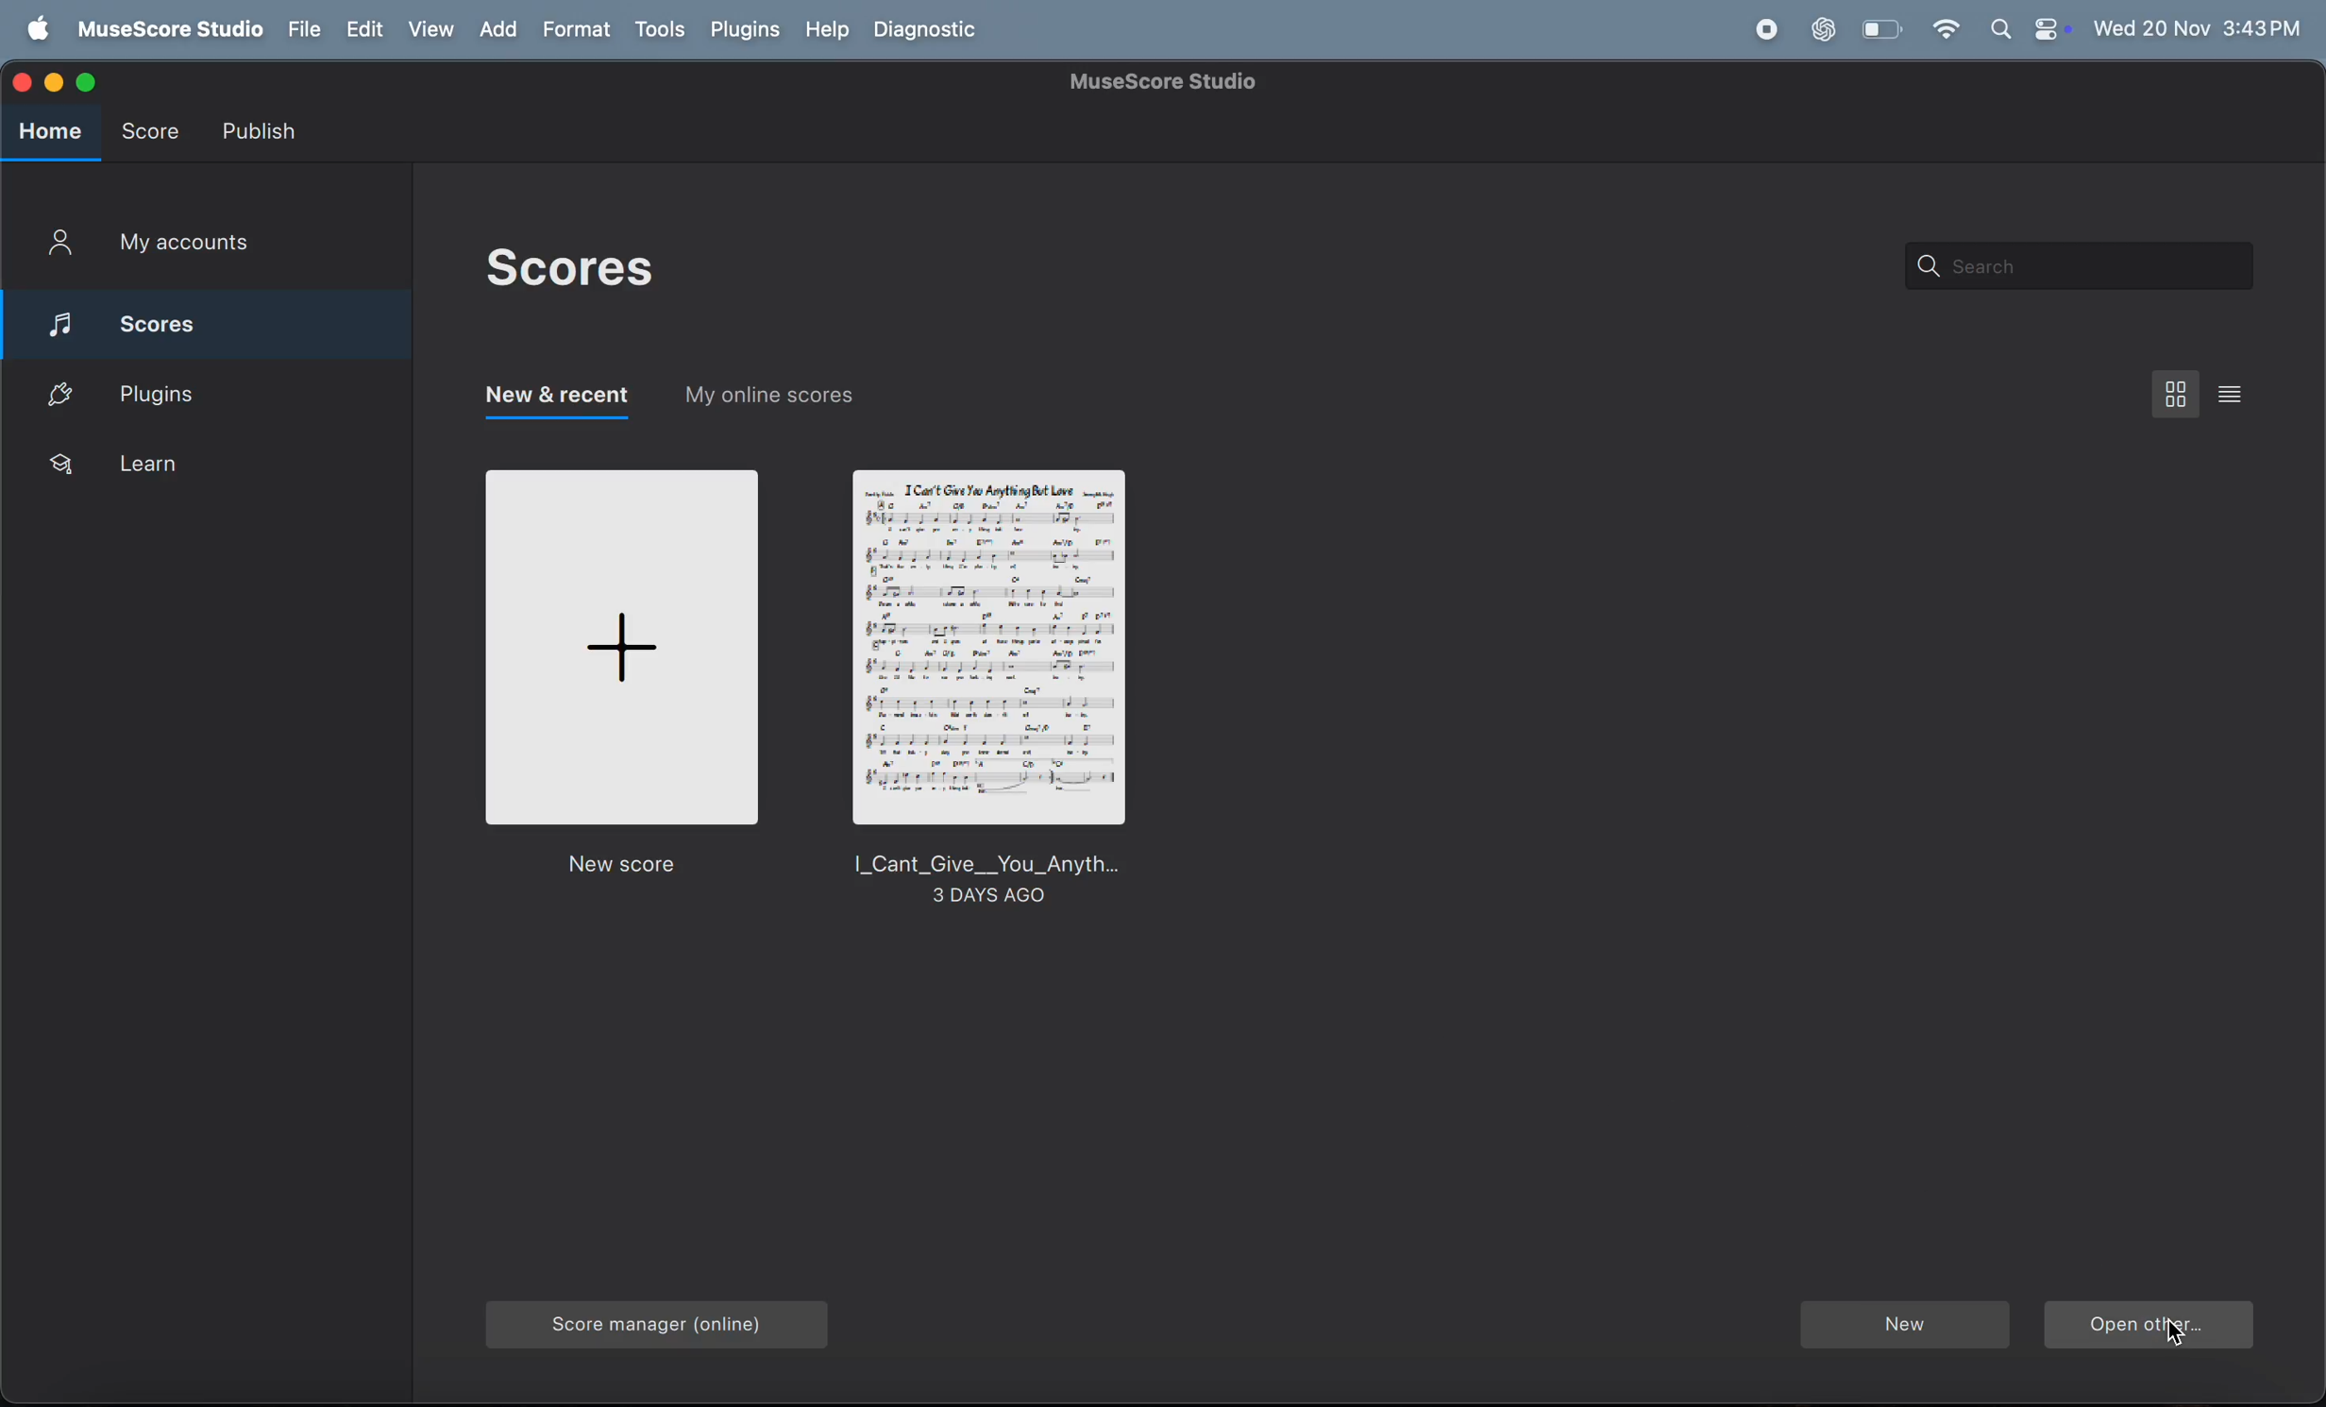 This screenshot has height=1407, width=2326. What do you see at coordinates (2177, 1331) in the screenshot?
I see `cursor` at bounding box center [2177, 1331].